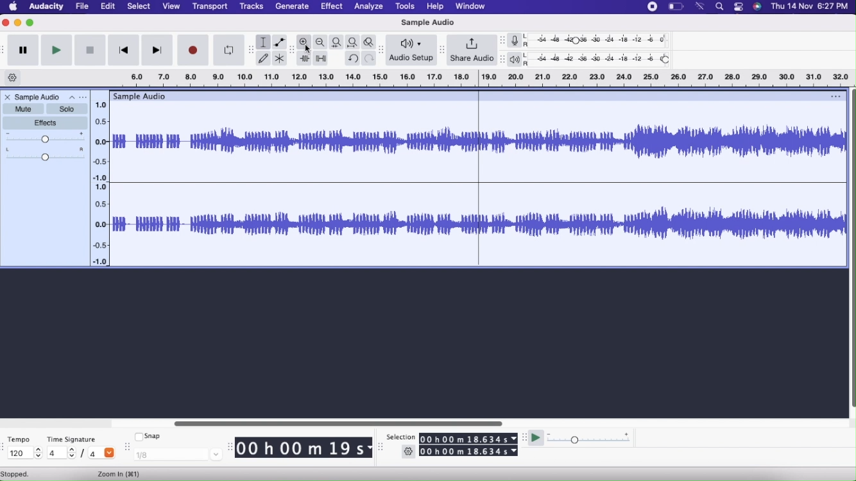 The width and height of the screenshot is (856, 481). What do you see at coordinates (121, 474) in the screenshot?
I see `Zoom In` at bounding box center [121, 474].